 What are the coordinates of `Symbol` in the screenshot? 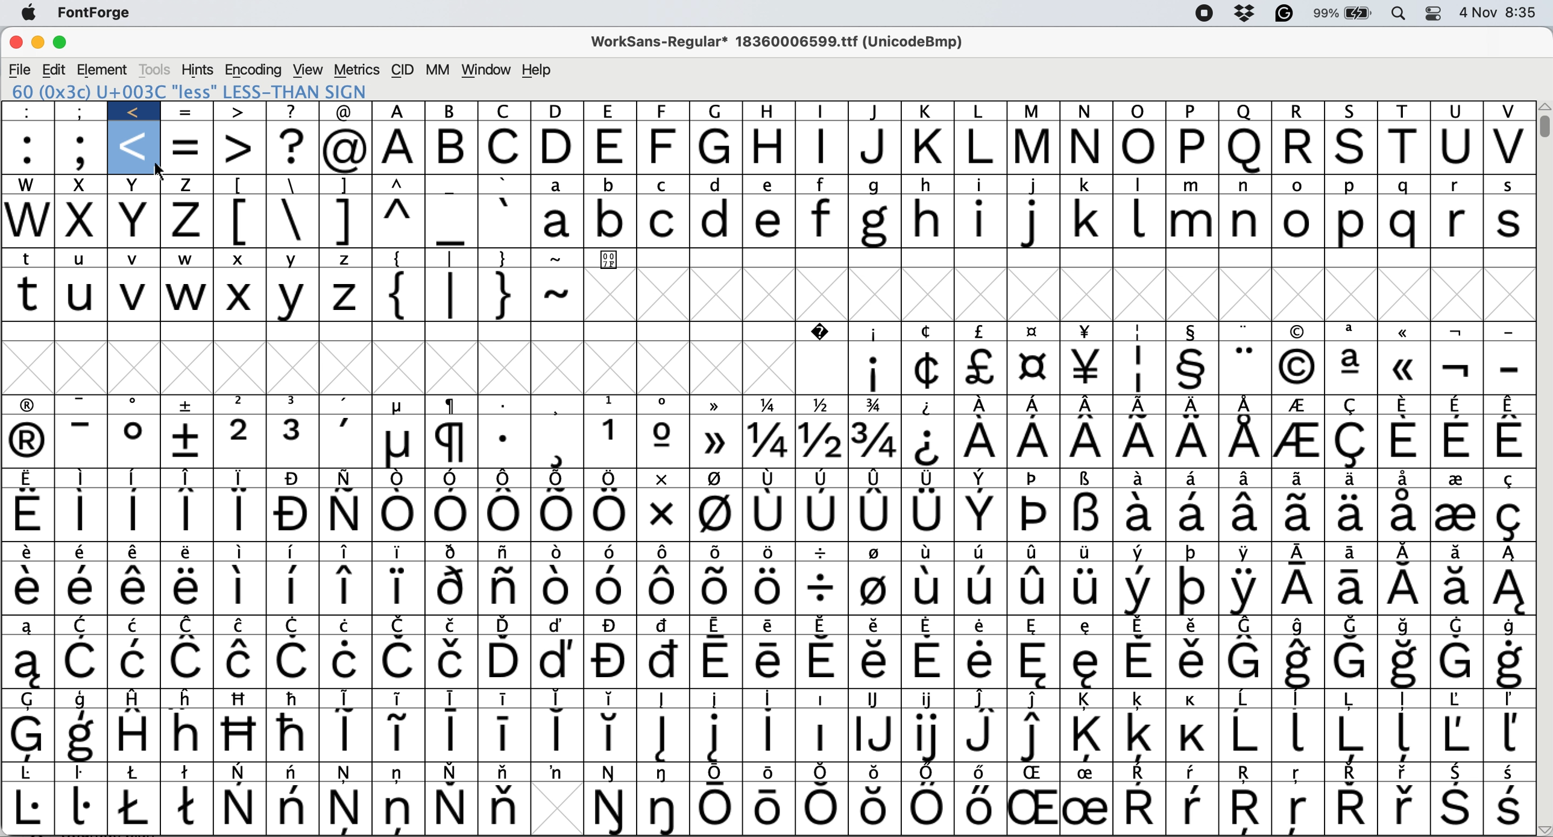 It's located at (1353, 478).